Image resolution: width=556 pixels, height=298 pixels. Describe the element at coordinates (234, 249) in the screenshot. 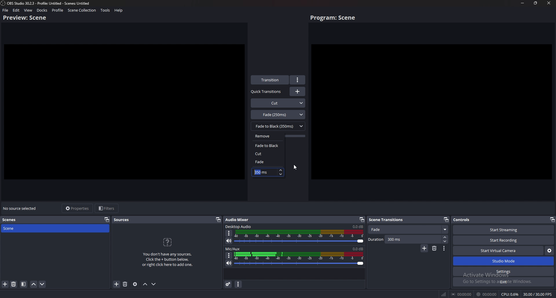

I see `mic/aux` at that location.